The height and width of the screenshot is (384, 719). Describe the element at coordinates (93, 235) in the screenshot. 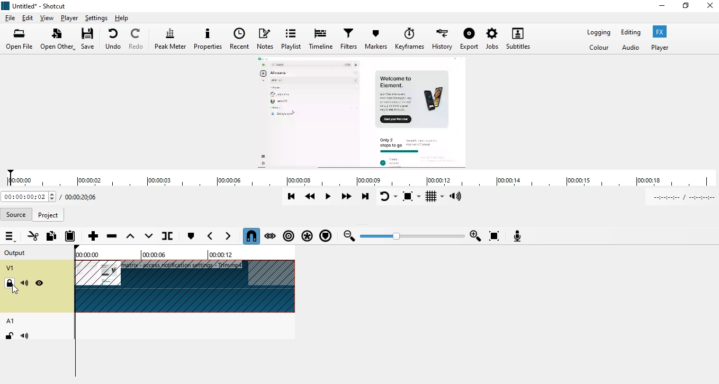

I see `Append` at that location.